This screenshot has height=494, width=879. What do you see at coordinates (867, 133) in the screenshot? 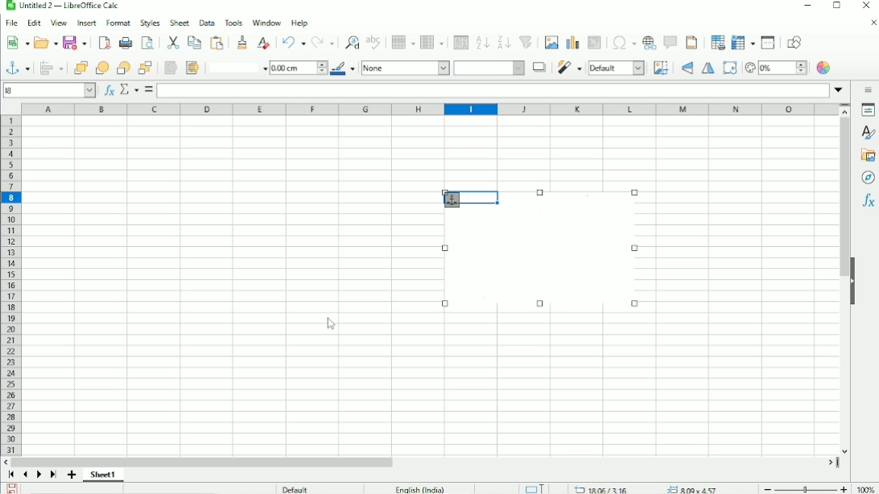
I see `Styles` at bounding box center [867, 133].